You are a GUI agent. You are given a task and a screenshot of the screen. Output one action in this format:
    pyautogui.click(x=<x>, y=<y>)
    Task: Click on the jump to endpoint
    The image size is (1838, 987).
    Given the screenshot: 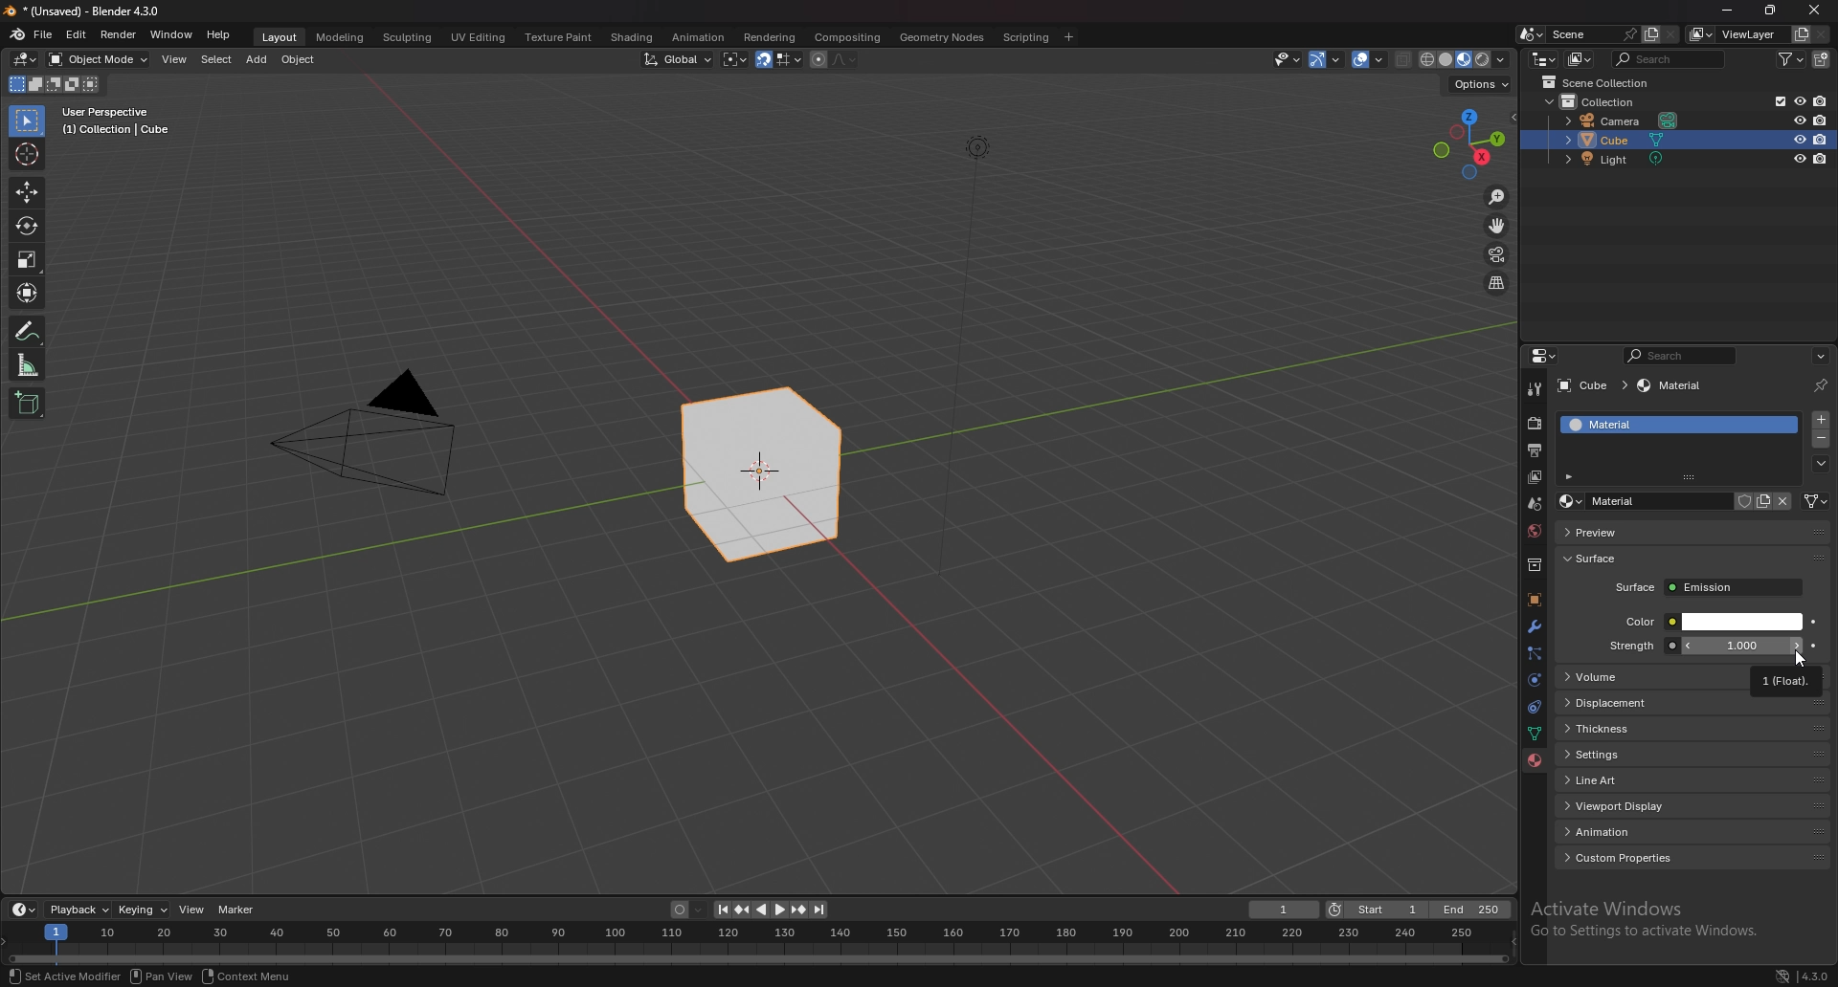 What is the action you would take?
    pyautogui.click(x=718, y=910)
    